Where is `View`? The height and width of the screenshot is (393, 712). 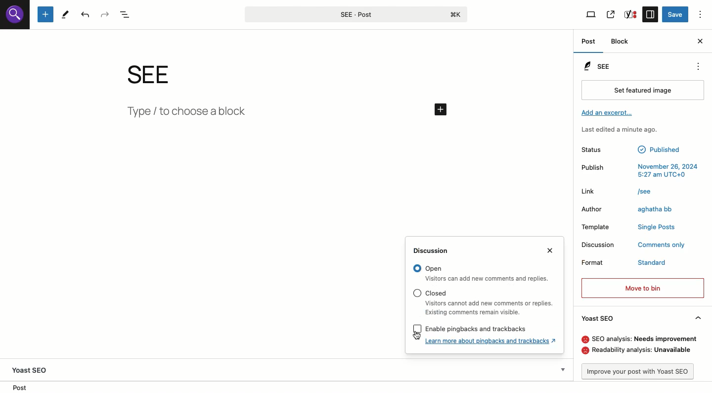
View is located at coordinates (591, 15).